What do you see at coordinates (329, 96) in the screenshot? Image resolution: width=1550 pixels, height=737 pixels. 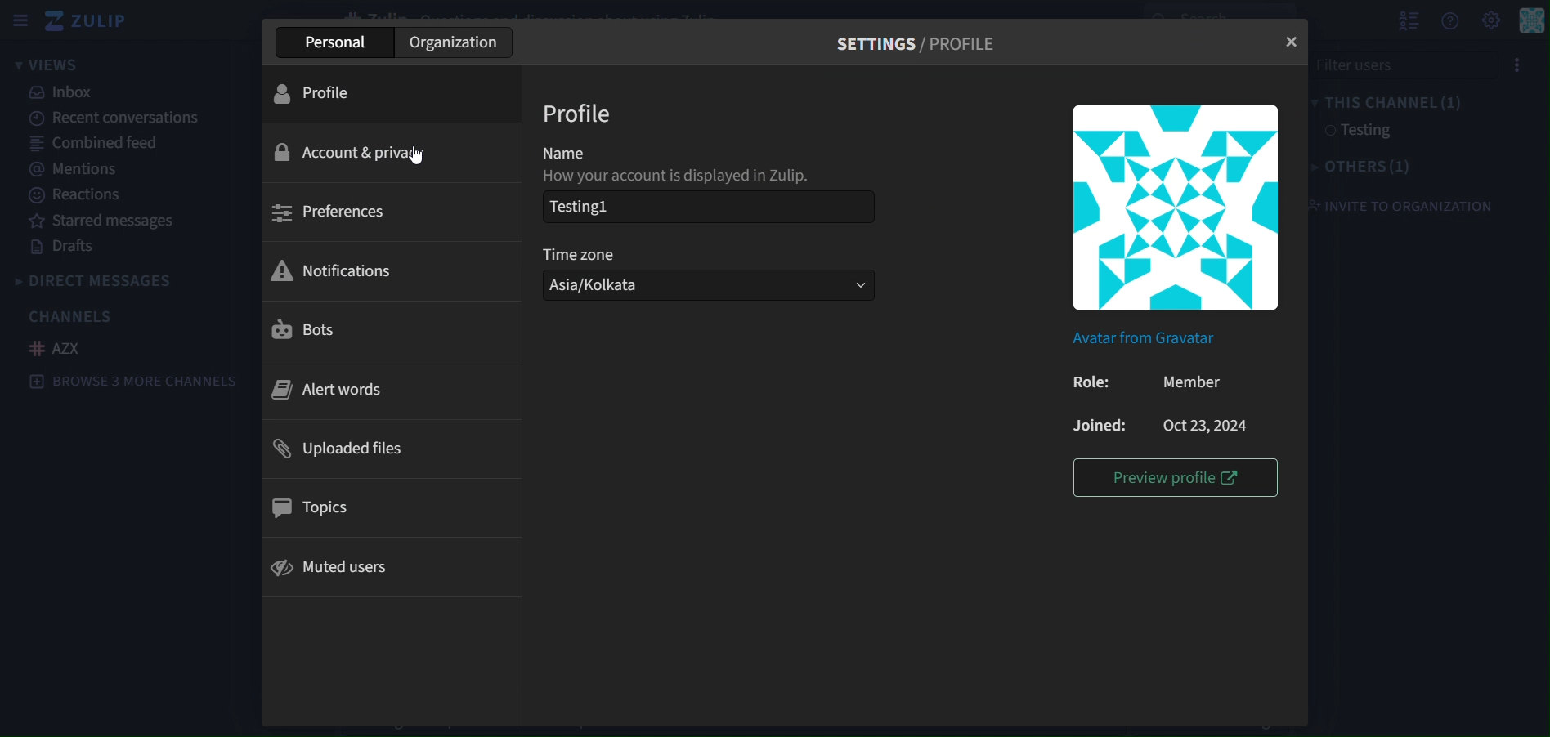 I see `profile` at bounding box center [329, 96].